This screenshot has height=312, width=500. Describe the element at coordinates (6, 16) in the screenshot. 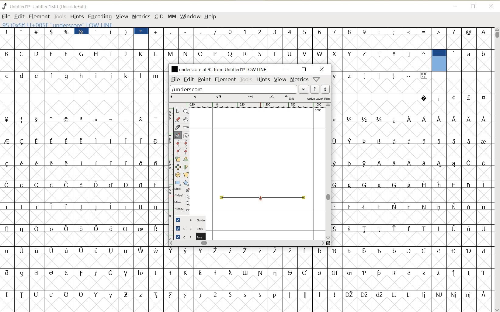

I see `FILE` at that location.